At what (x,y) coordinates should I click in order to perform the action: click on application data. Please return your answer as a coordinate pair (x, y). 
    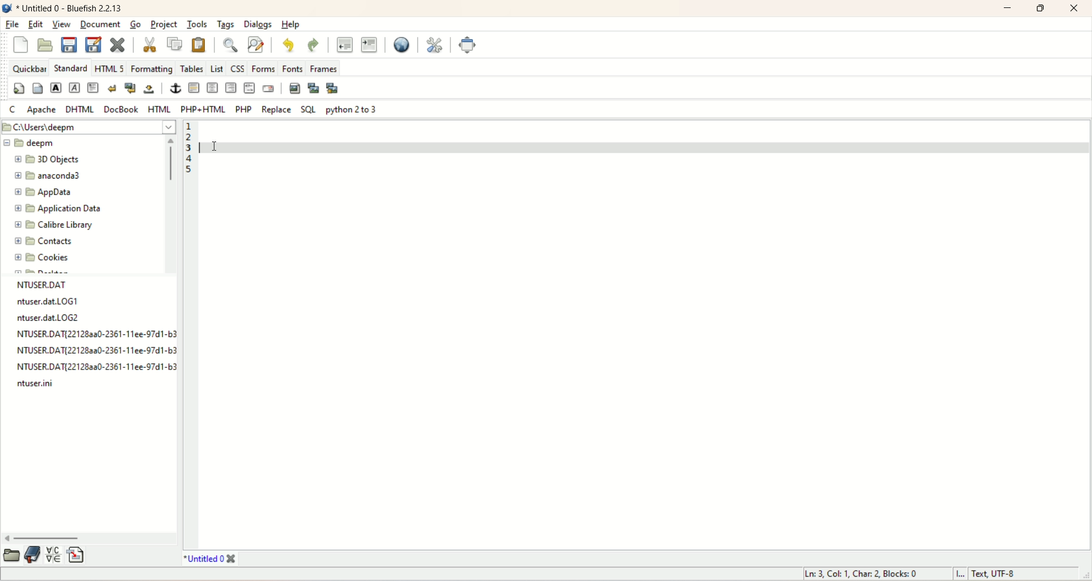
    Looking at the image, I should click on (59, 209).